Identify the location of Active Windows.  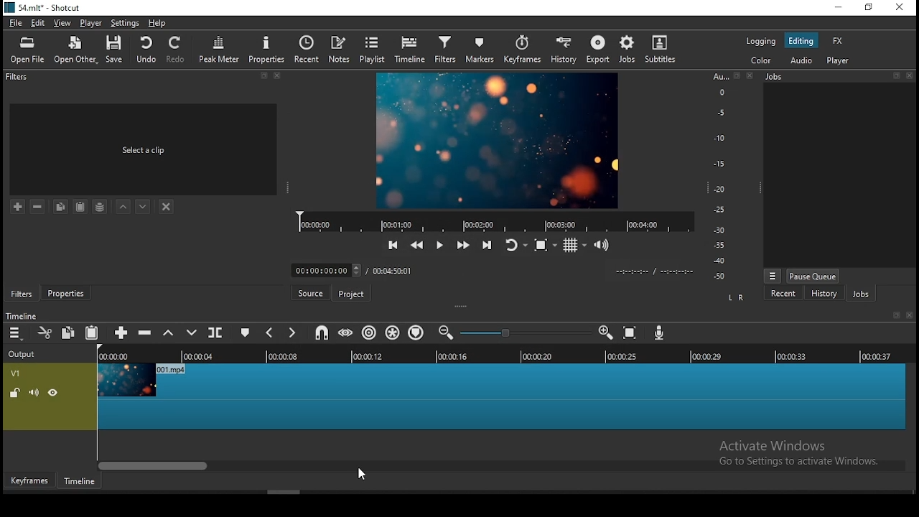
(778, 445).